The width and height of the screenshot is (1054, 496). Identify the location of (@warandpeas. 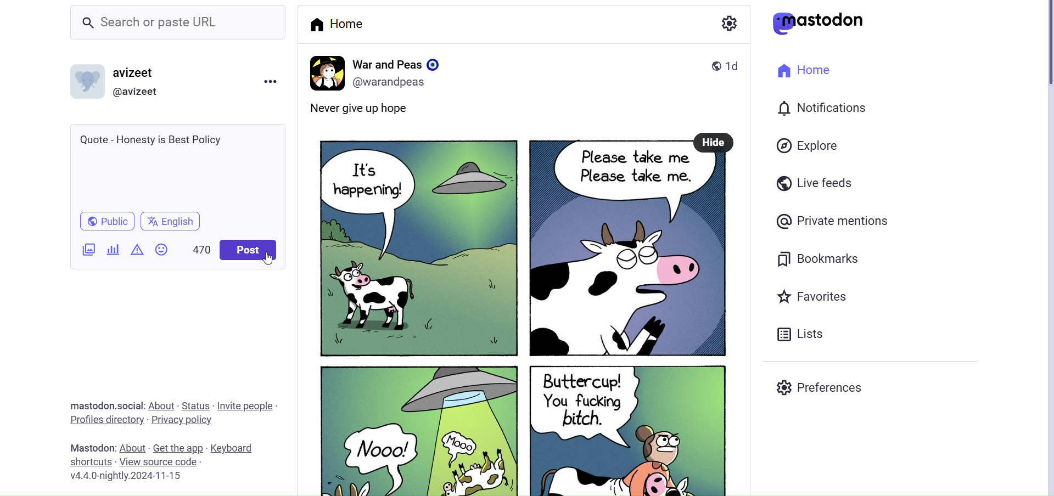
(393, 82).